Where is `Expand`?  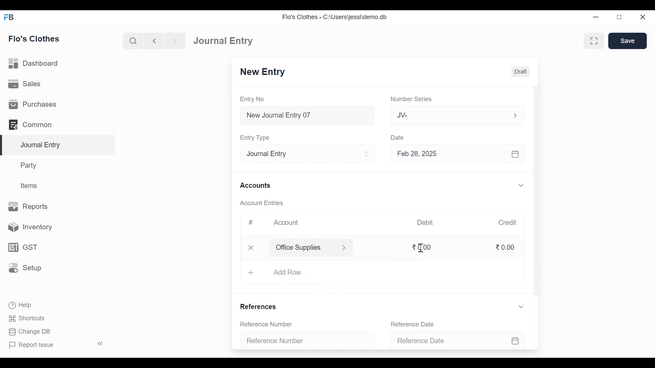
Expand is located at coordinates (521, 306).